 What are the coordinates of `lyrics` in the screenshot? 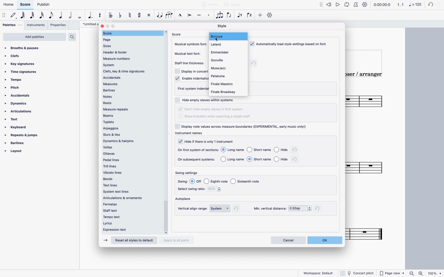 It's located at (130, 224).